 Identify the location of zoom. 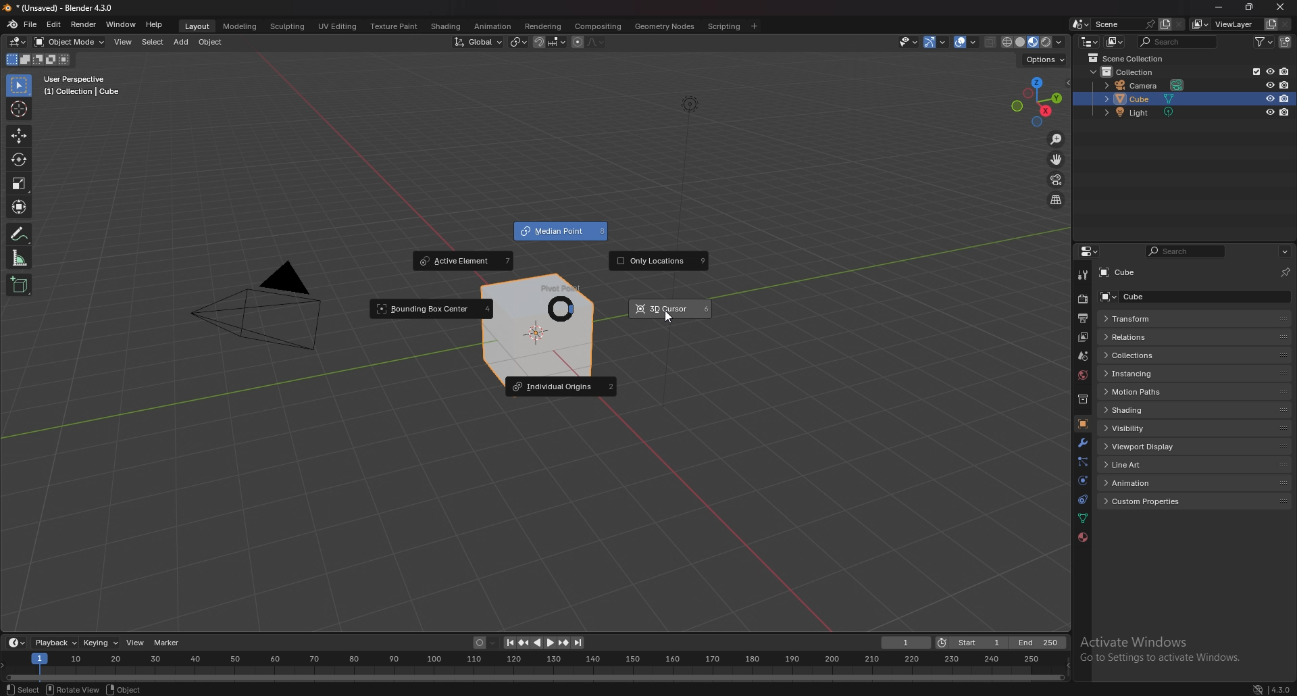
(1057, 139).